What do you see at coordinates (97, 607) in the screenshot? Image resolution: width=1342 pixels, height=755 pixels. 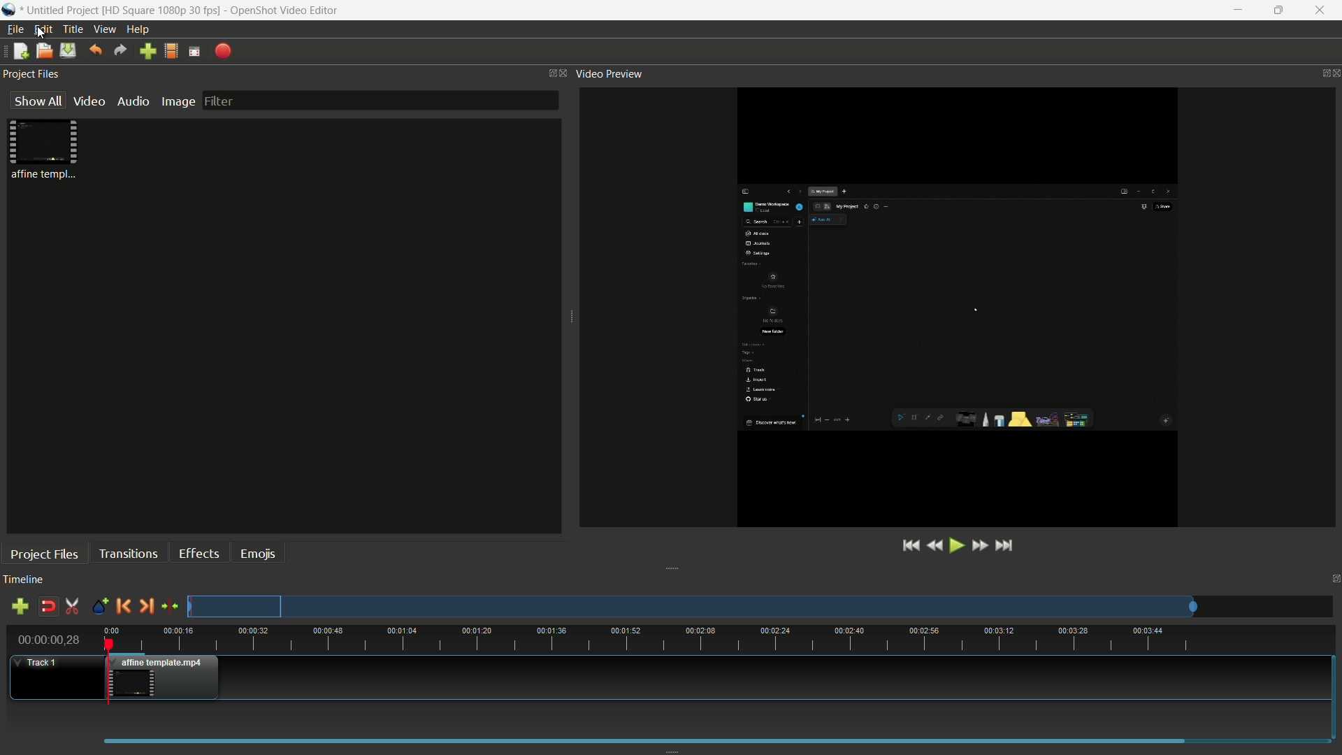 I see `create marker` at bounding box center [97, 607].